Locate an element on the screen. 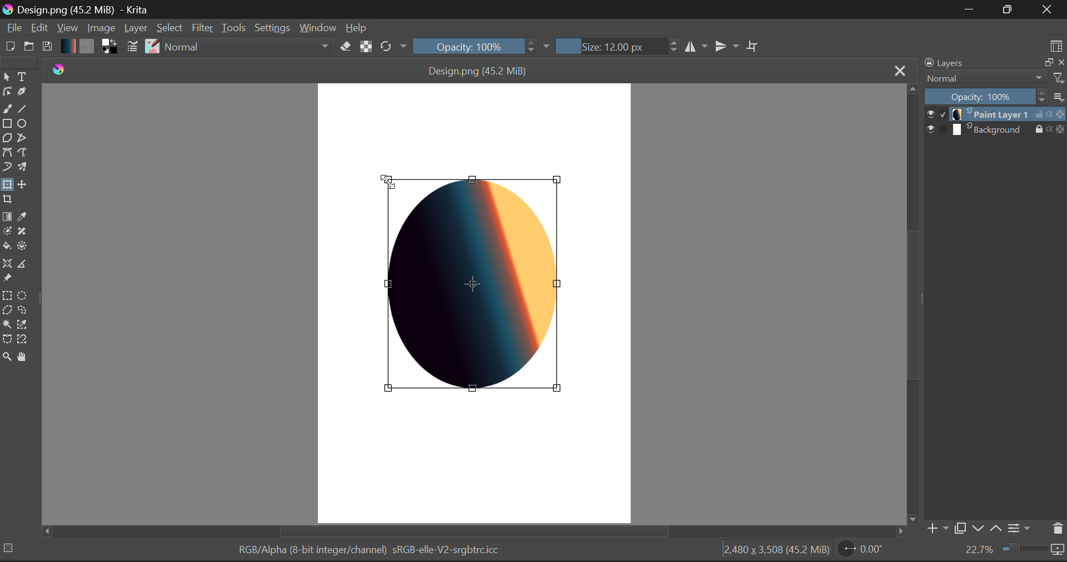  Choose Workspace is located at coordinates (1056, 44).